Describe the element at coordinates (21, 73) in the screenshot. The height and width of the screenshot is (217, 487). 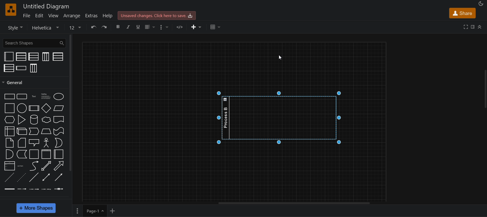
I see `click` at that location.